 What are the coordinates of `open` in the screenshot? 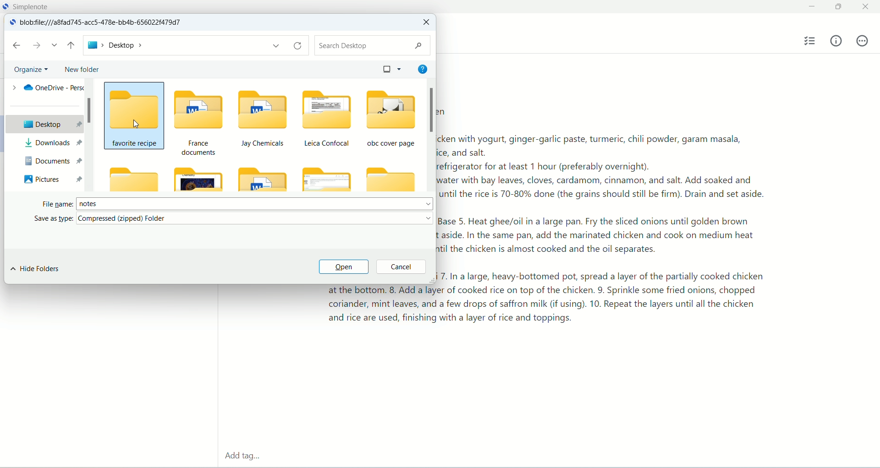 It's located at (343, 267).